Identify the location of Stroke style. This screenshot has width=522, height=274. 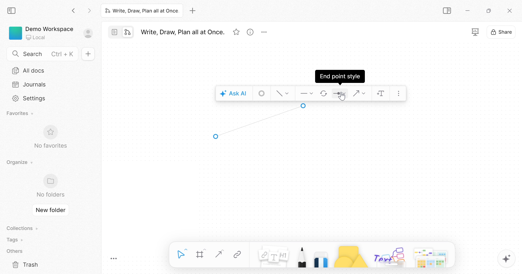
(262, 94).